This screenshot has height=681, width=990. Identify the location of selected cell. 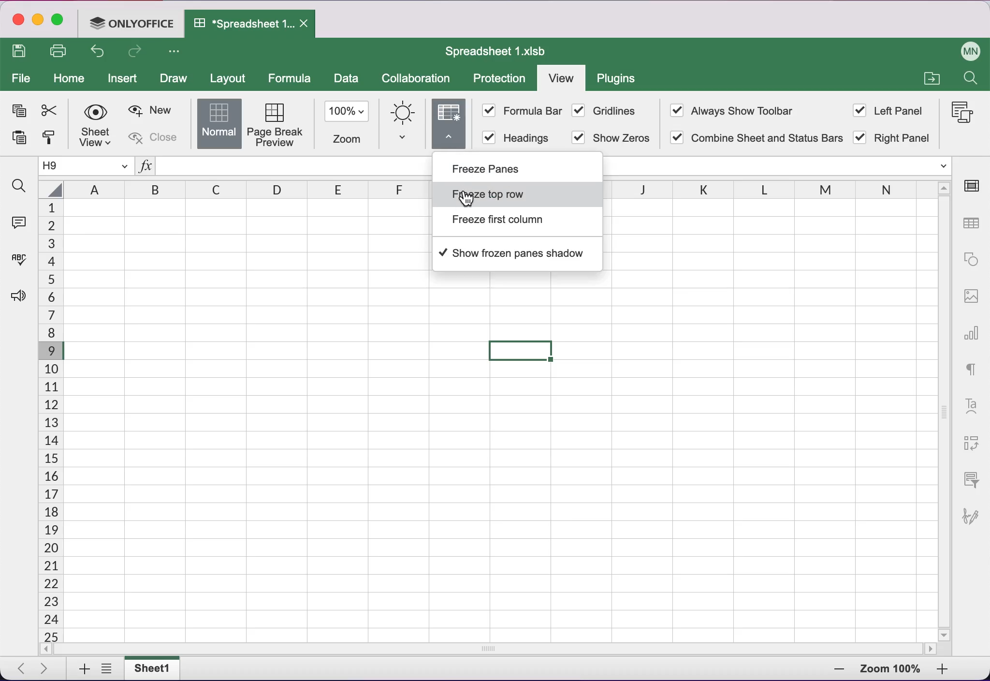
(521, 351).